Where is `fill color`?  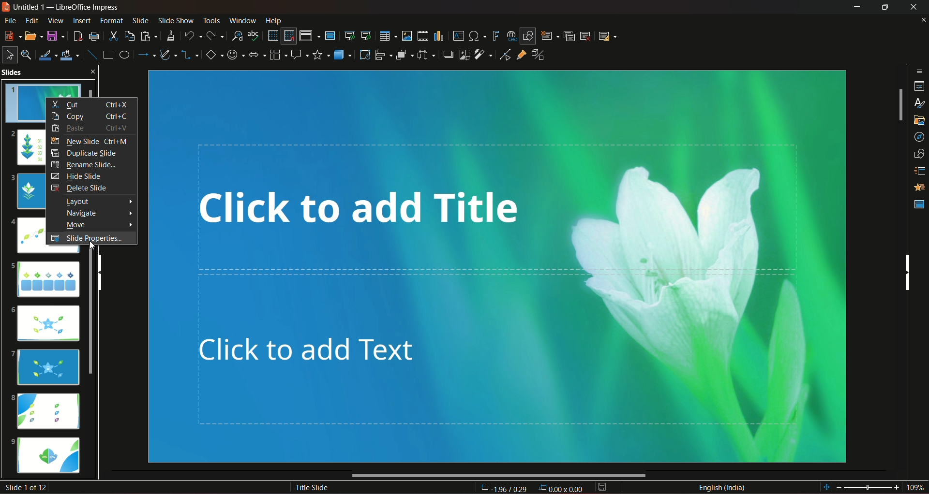 fill color is located at coordinates (72, 54).